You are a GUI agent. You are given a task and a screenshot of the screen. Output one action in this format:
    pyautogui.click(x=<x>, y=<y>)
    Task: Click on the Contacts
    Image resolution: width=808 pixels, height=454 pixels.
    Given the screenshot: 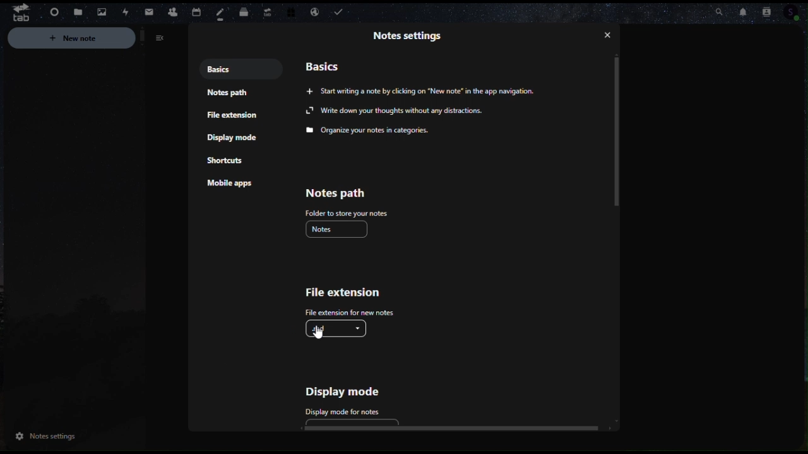 What is the action you would take?
    pyautogui.click(x=772, y=10)
    